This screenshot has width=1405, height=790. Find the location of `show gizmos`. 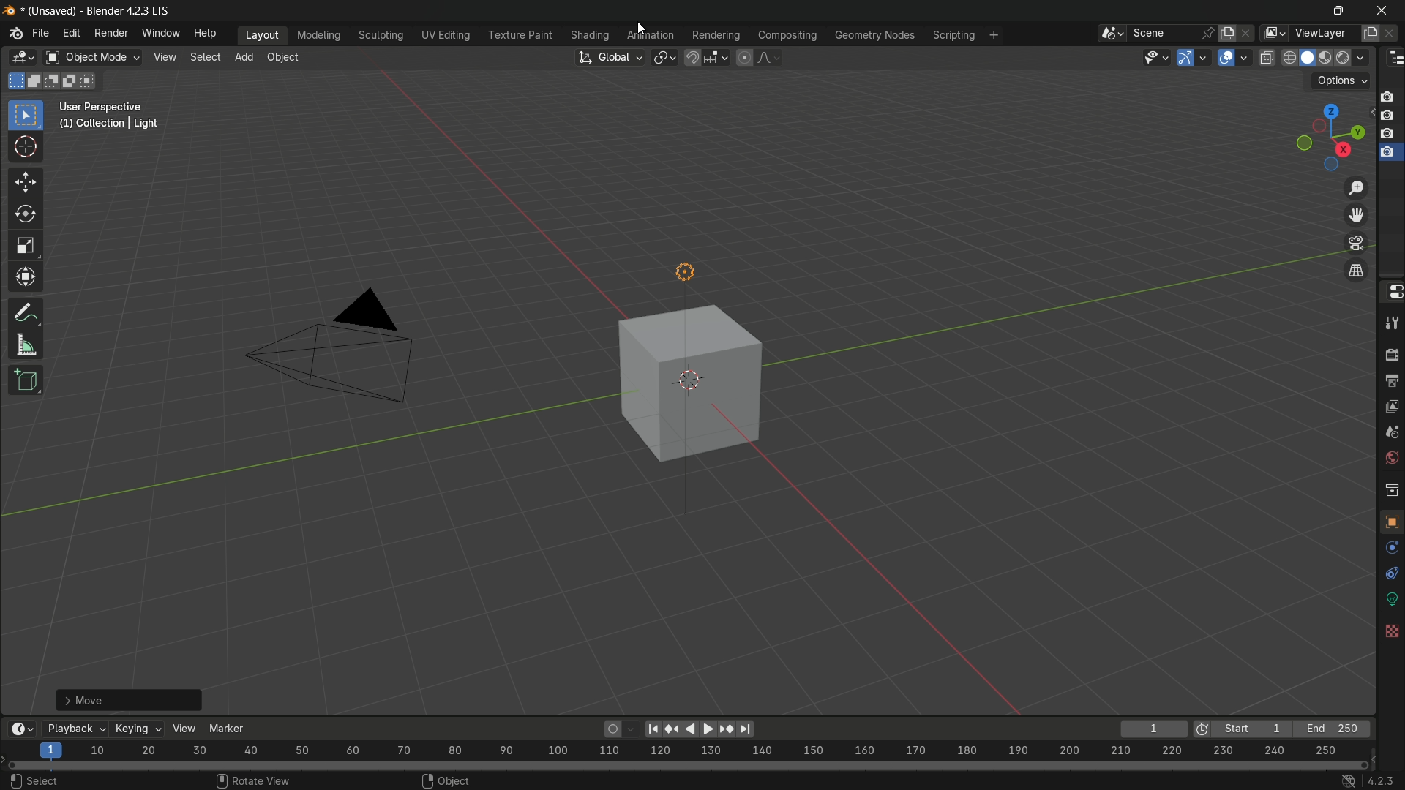

show gizmos is located at coordinates (1186, 57).